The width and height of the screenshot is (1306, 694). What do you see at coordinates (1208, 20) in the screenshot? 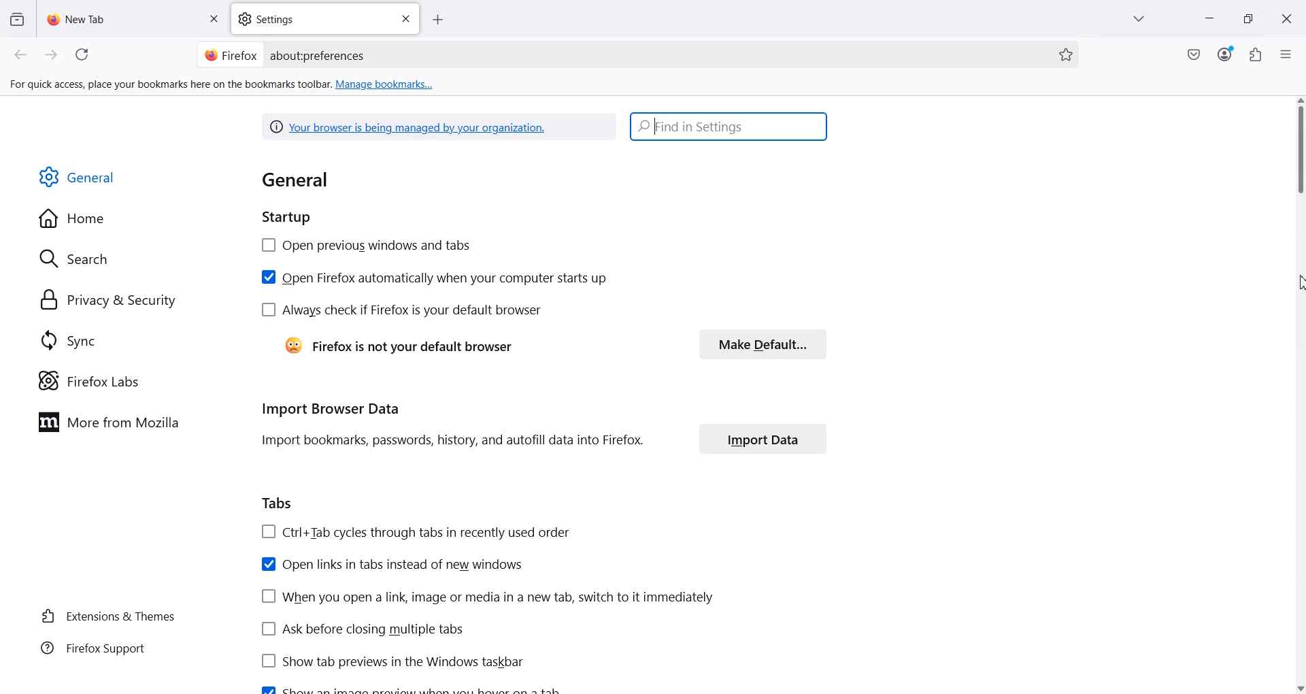
I see `Minimize` at bounding box center [1208, 20].